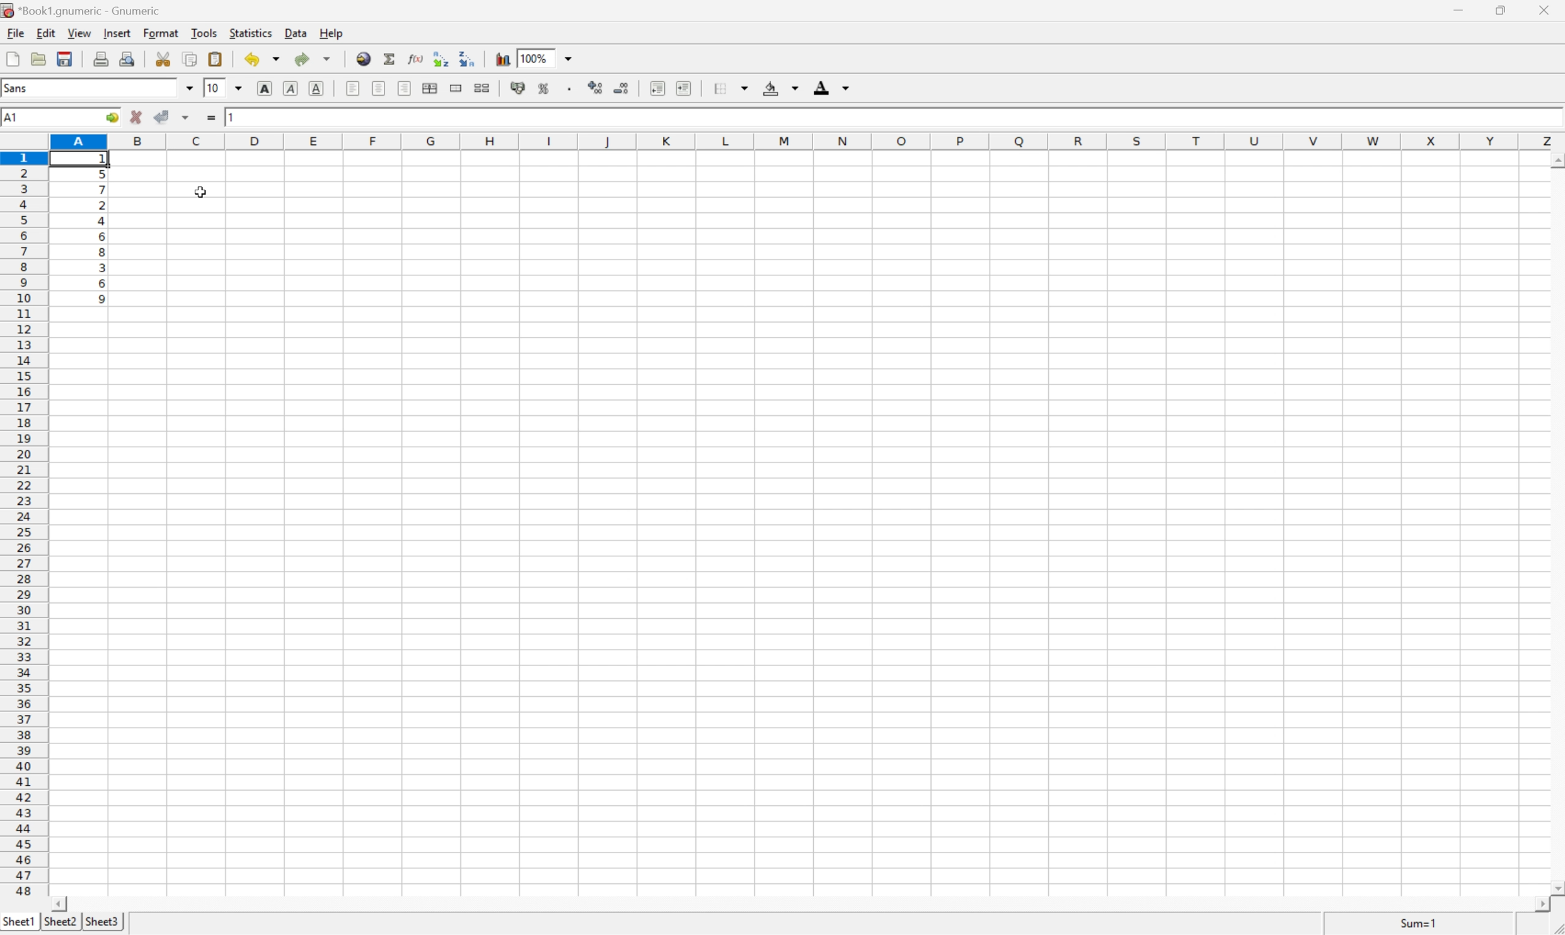 The image size is (1565, 935). What do you see at coordinates (594, 89) in the screenshot?
I see `increase number of decimals displayed` at bounding box center [594, 89].